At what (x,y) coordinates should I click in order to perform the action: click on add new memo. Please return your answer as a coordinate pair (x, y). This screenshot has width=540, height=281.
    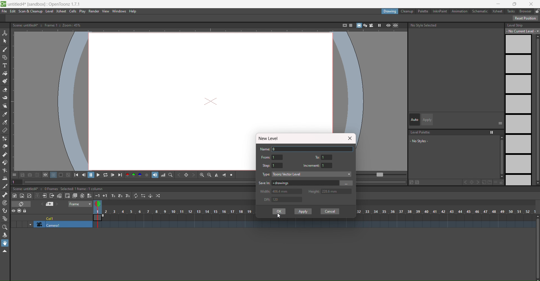
    Looking at the image, I should click on (51, 204).